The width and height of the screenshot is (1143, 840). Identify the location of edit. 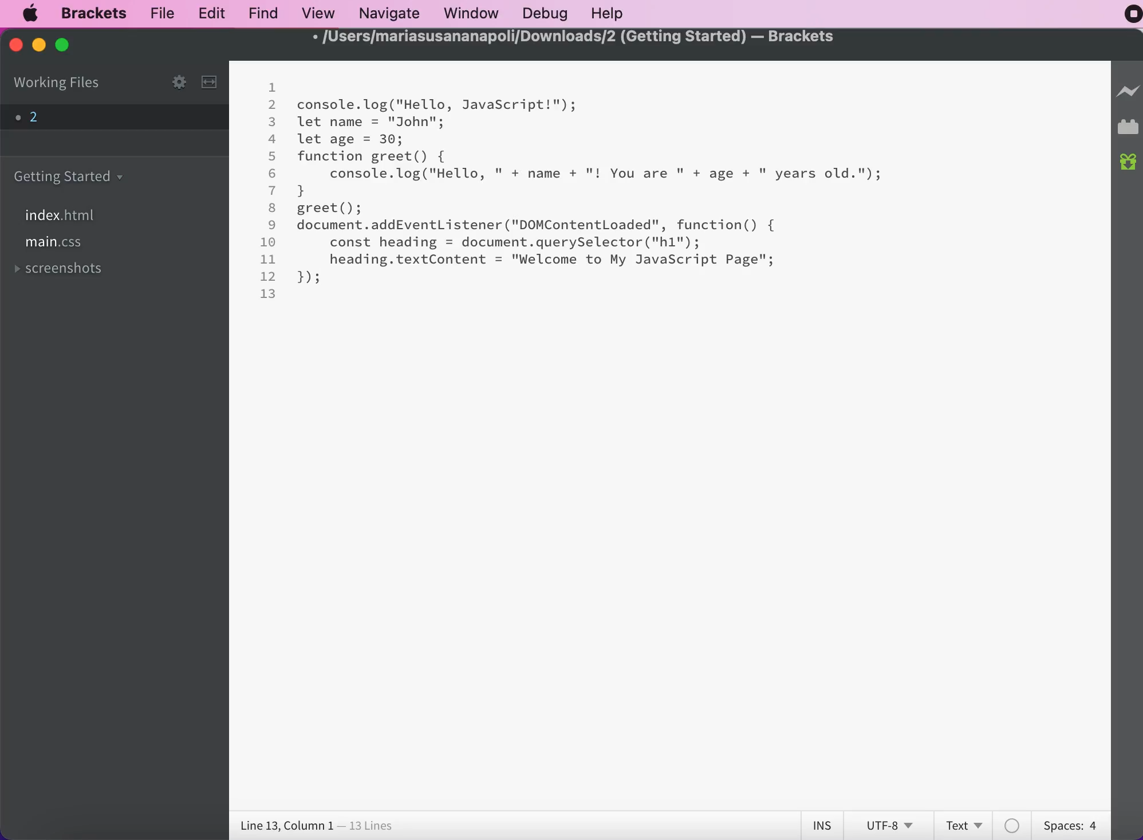
(210, 13).